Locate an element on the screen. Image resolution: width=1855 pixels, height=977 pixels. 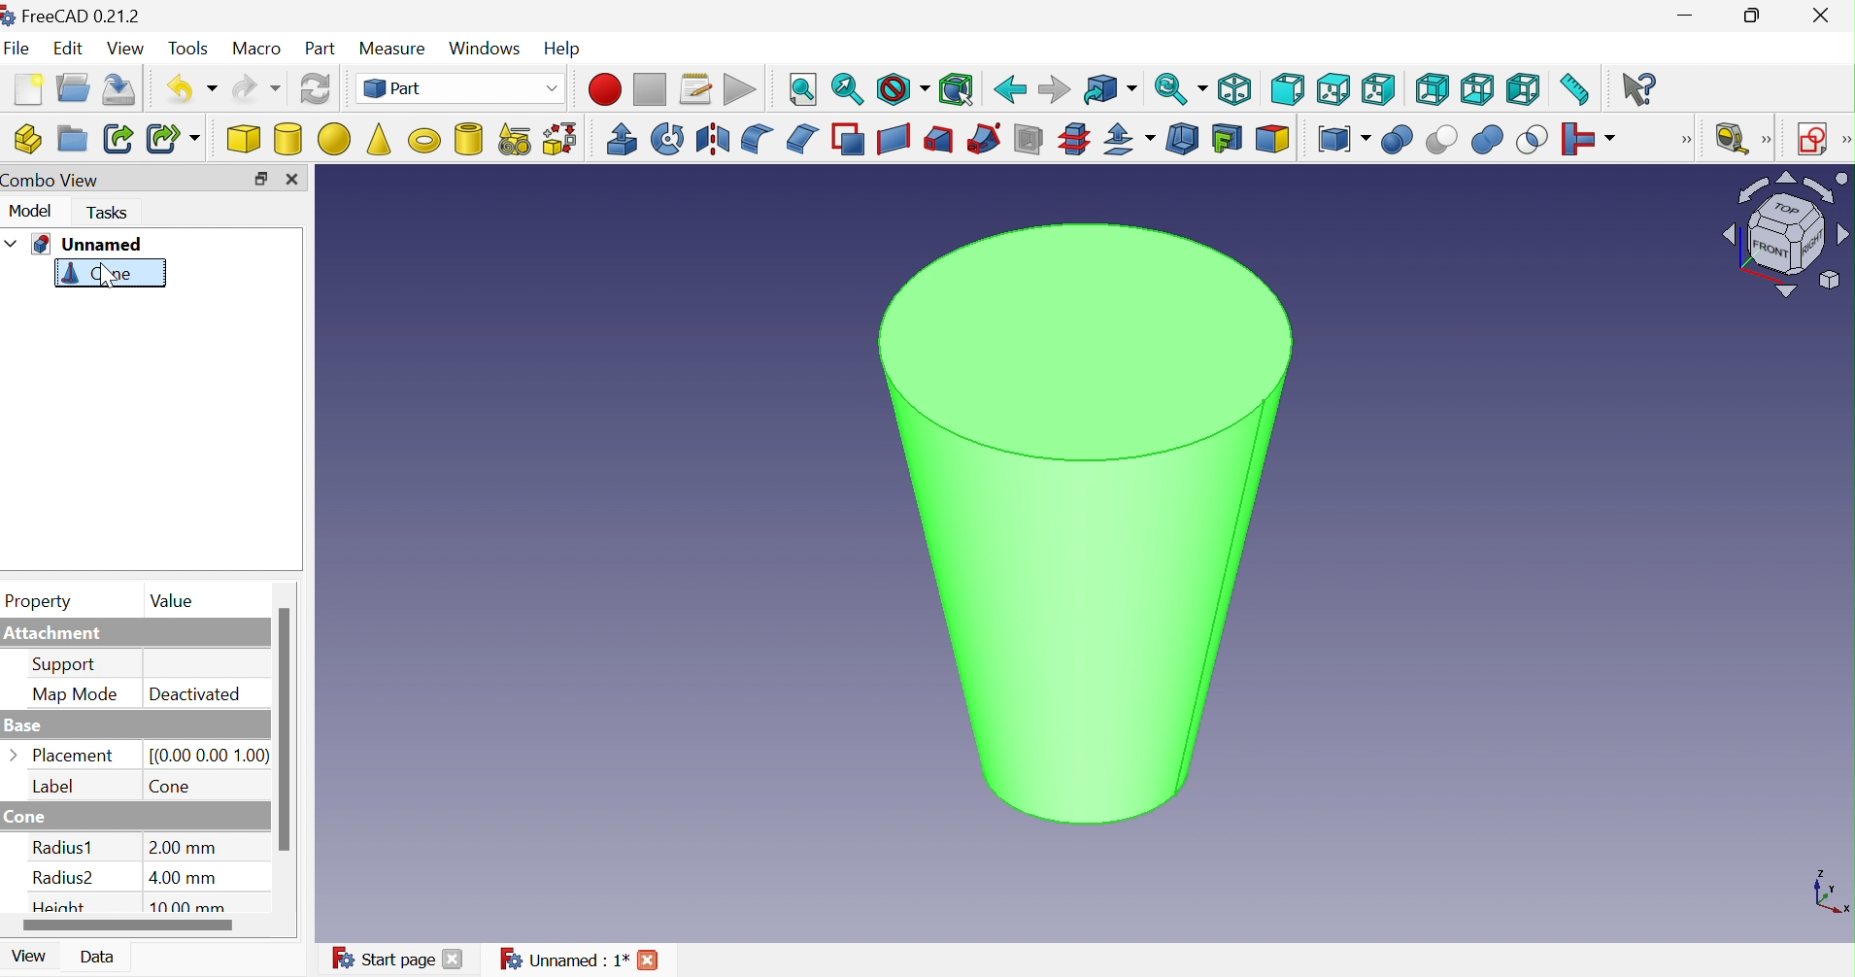
Join objects is located at coordinates (1593, 141).